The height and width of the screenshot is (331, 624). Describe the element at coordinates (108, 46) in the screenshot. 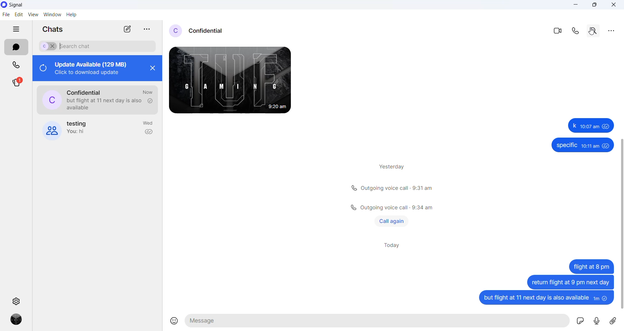

I see `search chat` at that location.